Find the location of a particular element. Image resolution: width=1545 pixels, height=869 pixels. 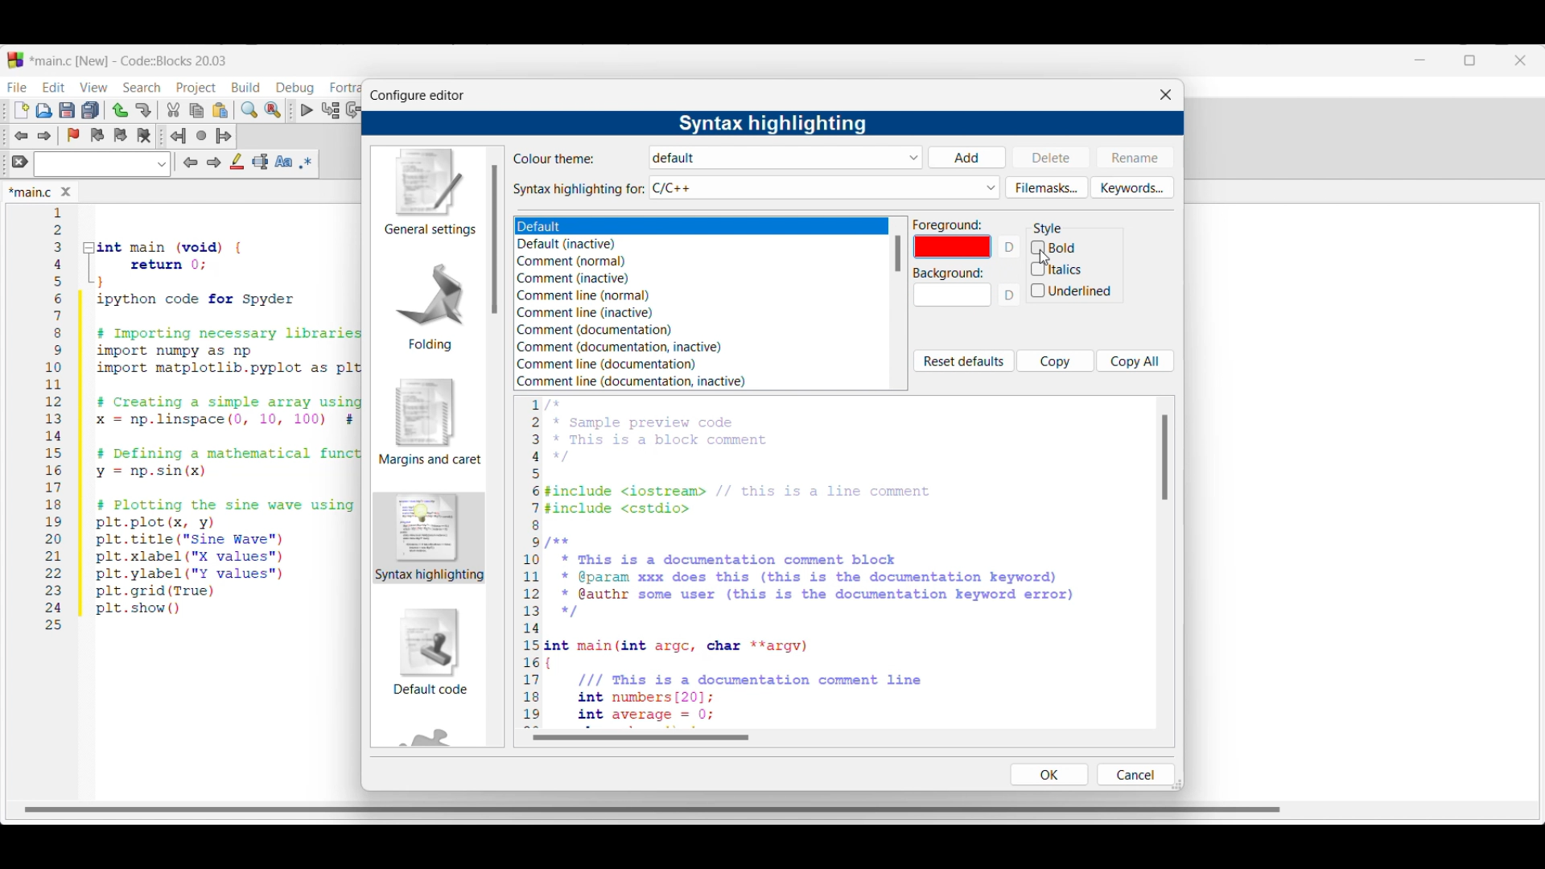

Comment (documentation, inactive) is located at coordinates (632, 348).